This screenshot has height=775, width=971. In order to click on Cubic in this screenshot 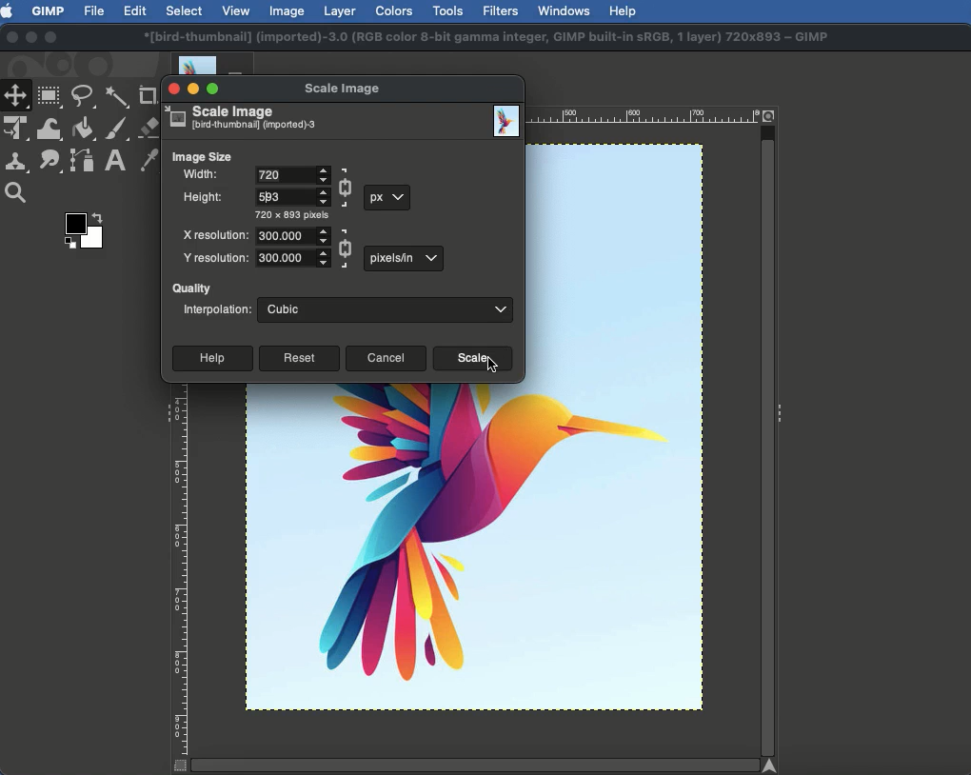, I will do `click(386, 308)`.